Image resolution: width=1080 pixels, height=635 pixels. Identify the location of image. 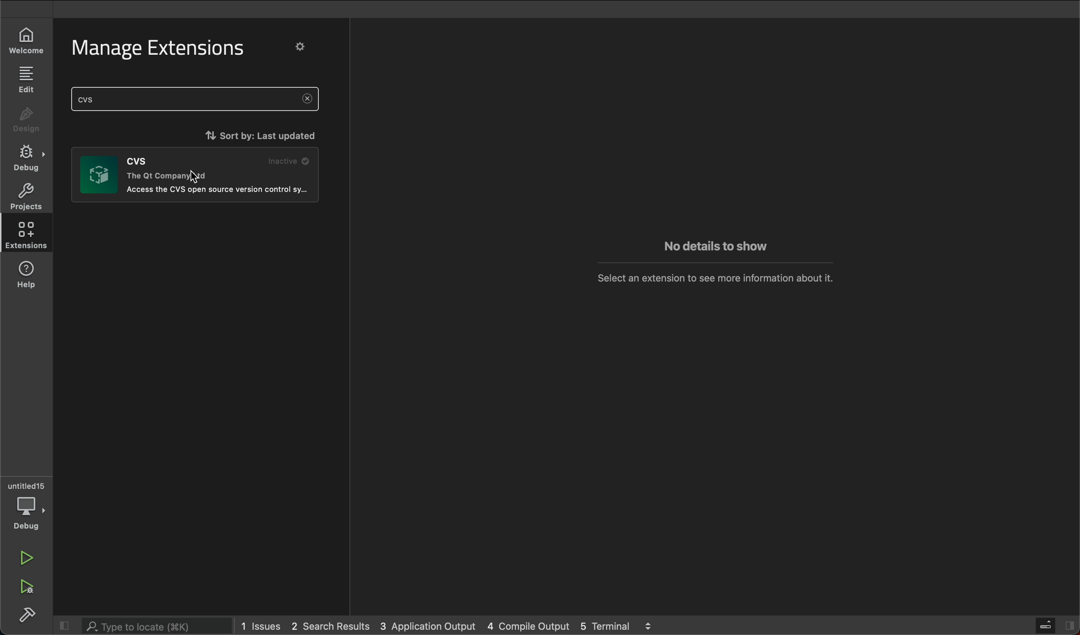
(99, 175).